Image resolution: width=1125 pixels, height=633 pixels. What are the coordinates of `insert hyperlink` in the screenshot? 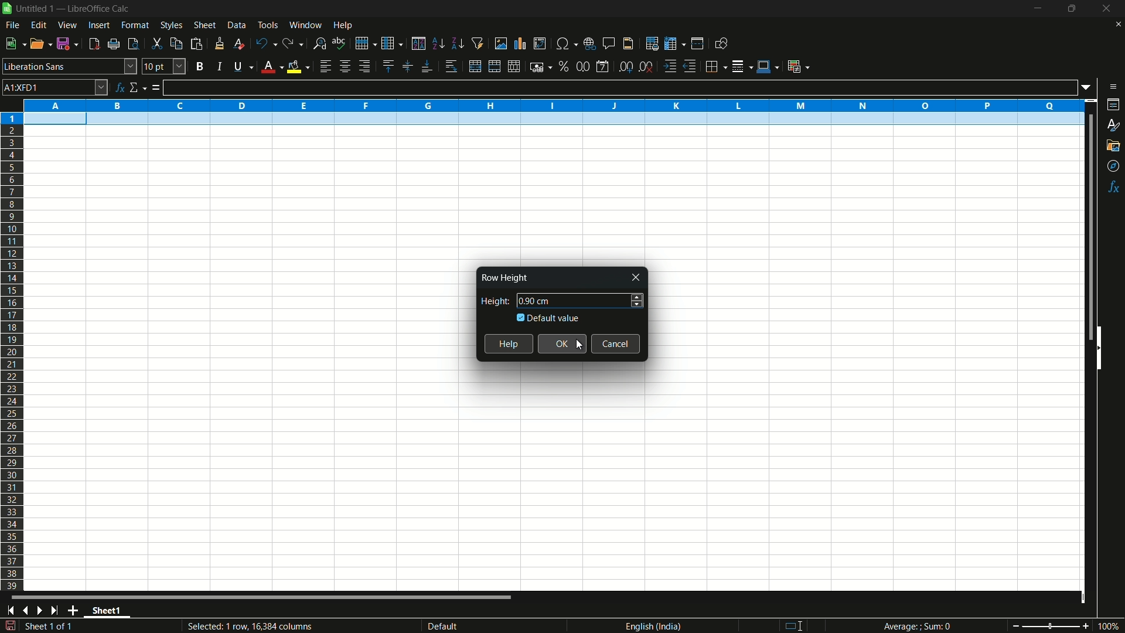 It's located at (591, 43).